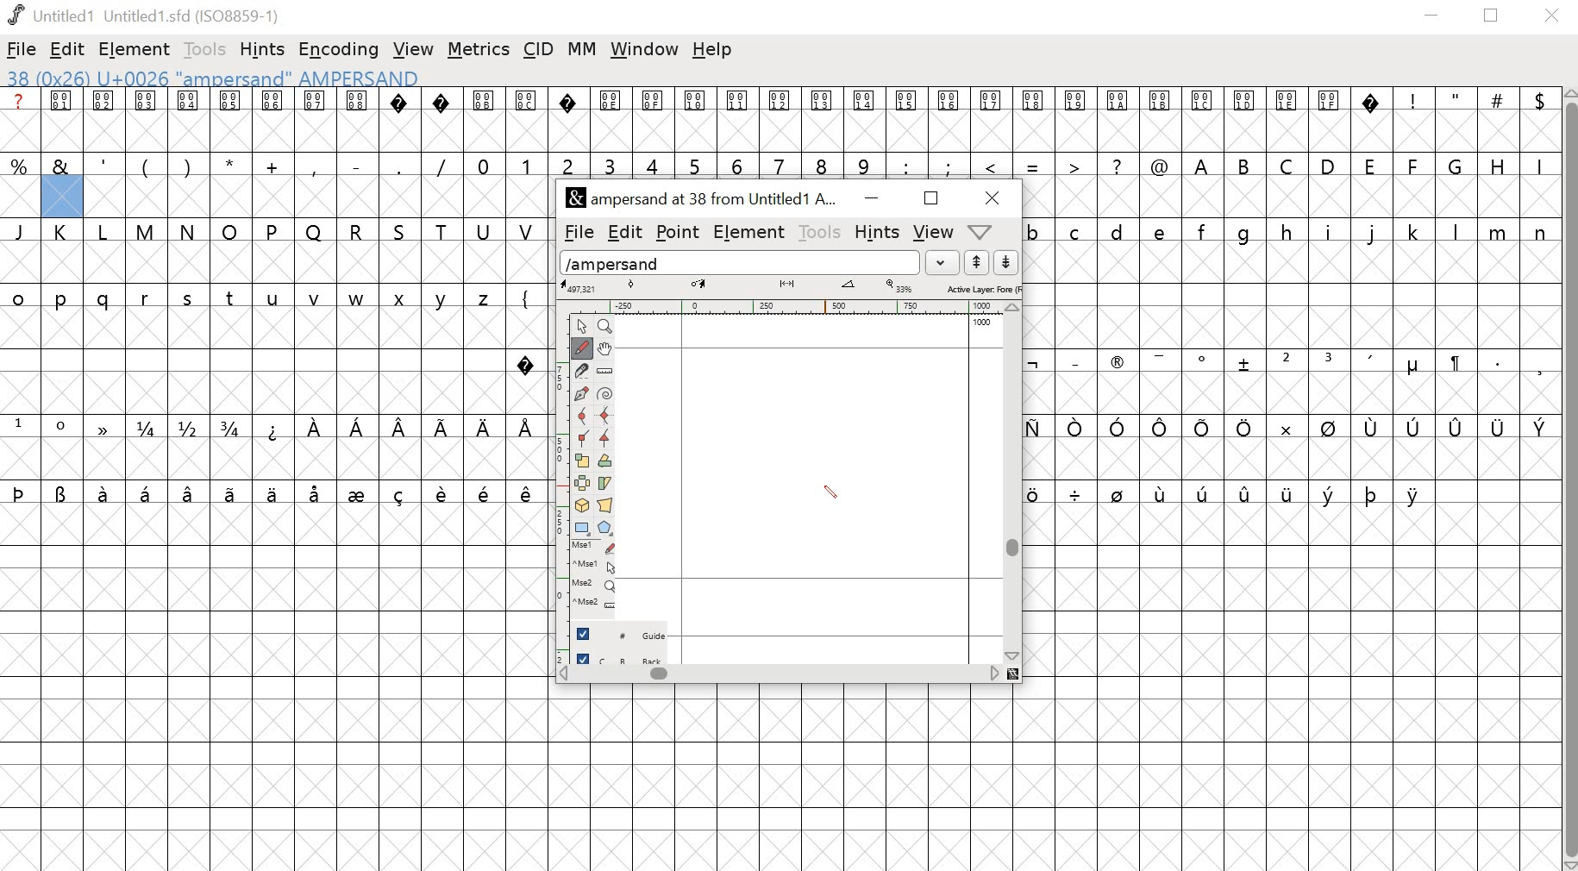 The width and height of the screenshot is (1578, 871). Describe the element at coordinates (528, 426) in the screenshot. I see `symbol` at that location.